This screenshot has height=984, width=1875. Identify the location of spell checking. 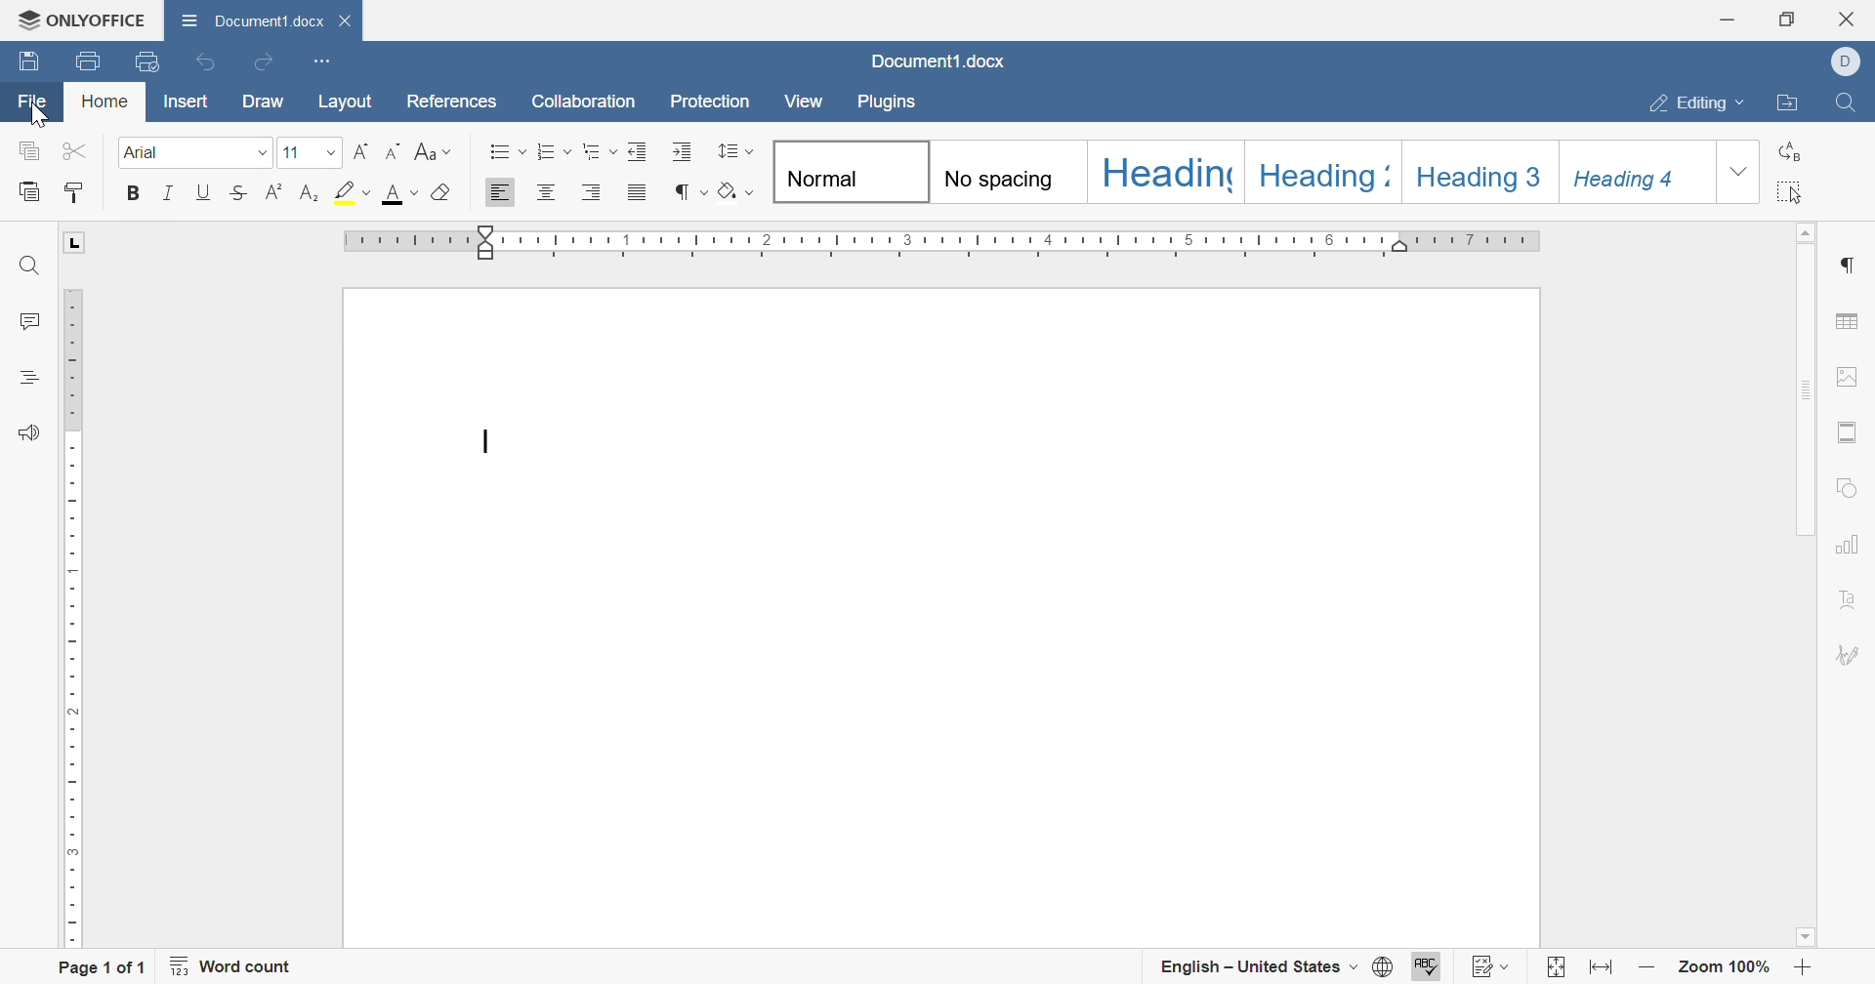
(1428, 967).